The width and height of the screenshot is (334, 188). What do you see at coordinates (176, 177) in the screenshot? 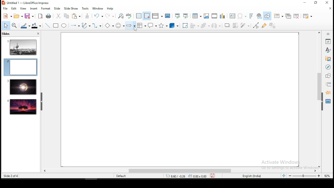
I see `8.60/-0.26` at bounding box center [176, 177].